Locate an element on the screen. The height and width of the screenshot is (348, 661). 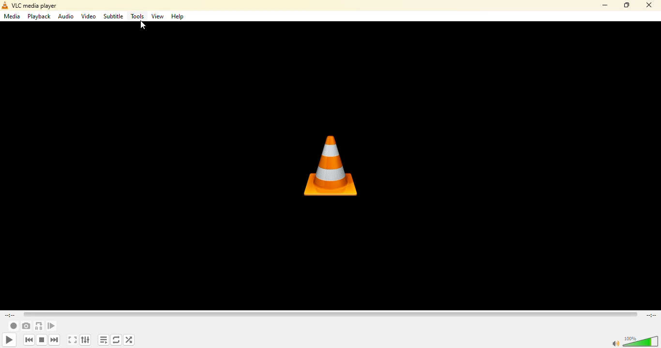
toggle playlist is located at coordinates (103, 340).